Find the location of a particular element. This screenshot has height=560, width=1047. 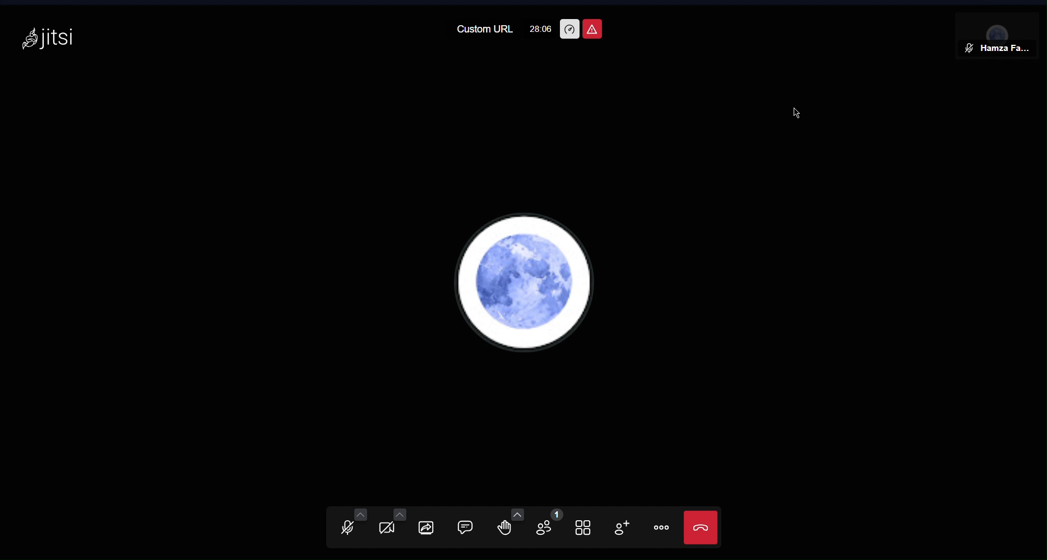

Cursor is located at coordinates (796, 114).